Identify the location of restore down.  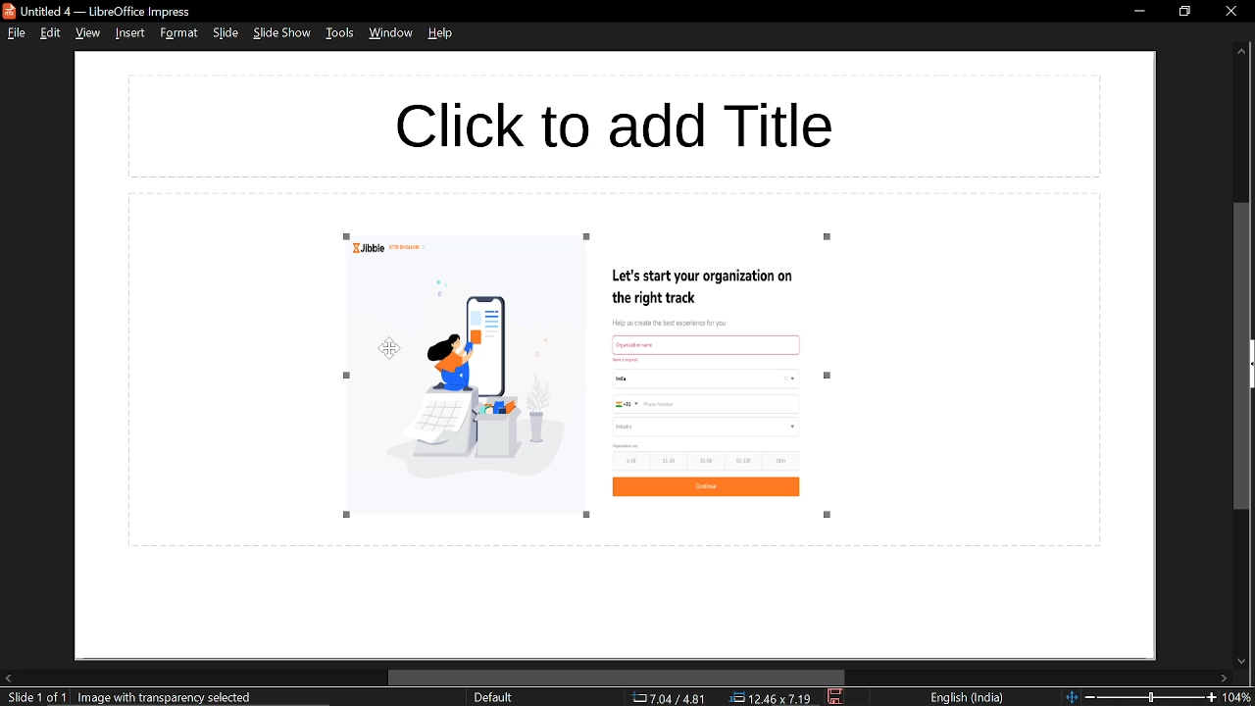
(1186, 12).